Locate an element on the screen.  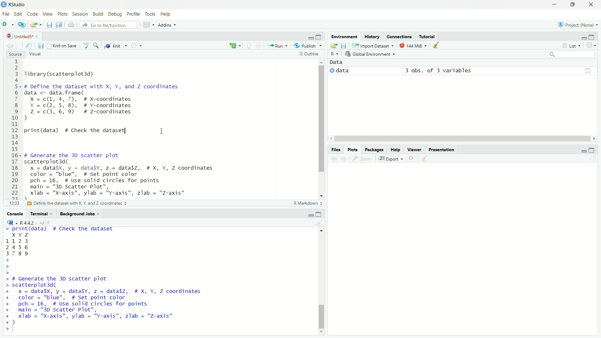
Cursor is located at coordinates (162, 135).